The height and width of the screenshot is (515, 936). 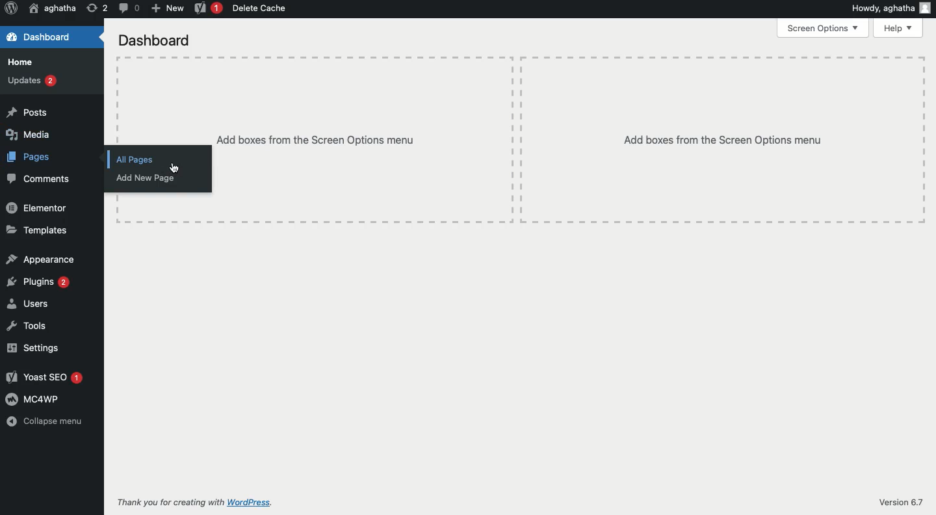 What do you see at coordinates (19, 62) in the screenshot?
I see `Home` at bounding box center [19, 62].